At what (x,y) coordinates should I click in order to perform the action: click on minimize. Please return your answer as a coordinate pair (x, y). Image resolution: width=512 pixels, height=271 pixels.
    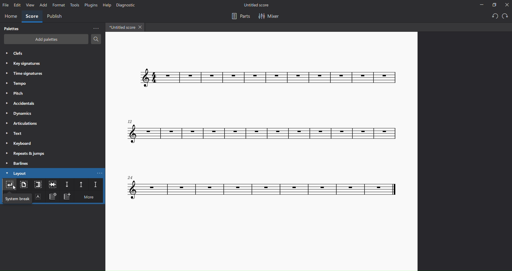
    Looking at the image, I should click on (479, 5).